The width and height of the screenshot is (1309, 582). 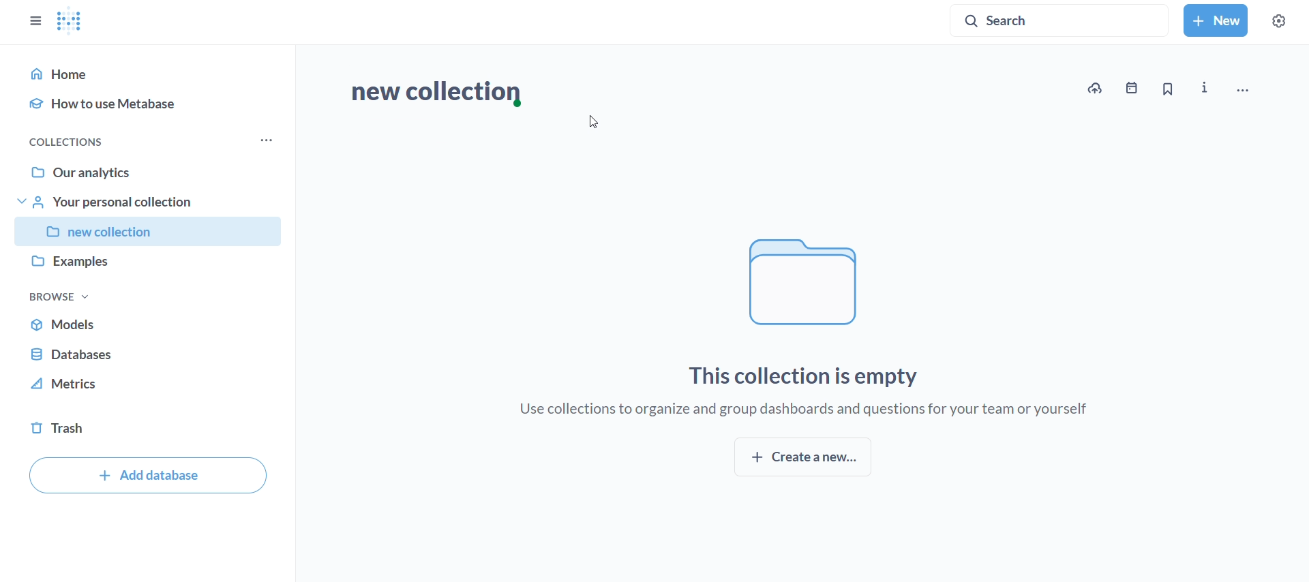 What do you see at coordinates (148, 475) in the screenshot?
I see `add database` at bounding box center [148, 475].